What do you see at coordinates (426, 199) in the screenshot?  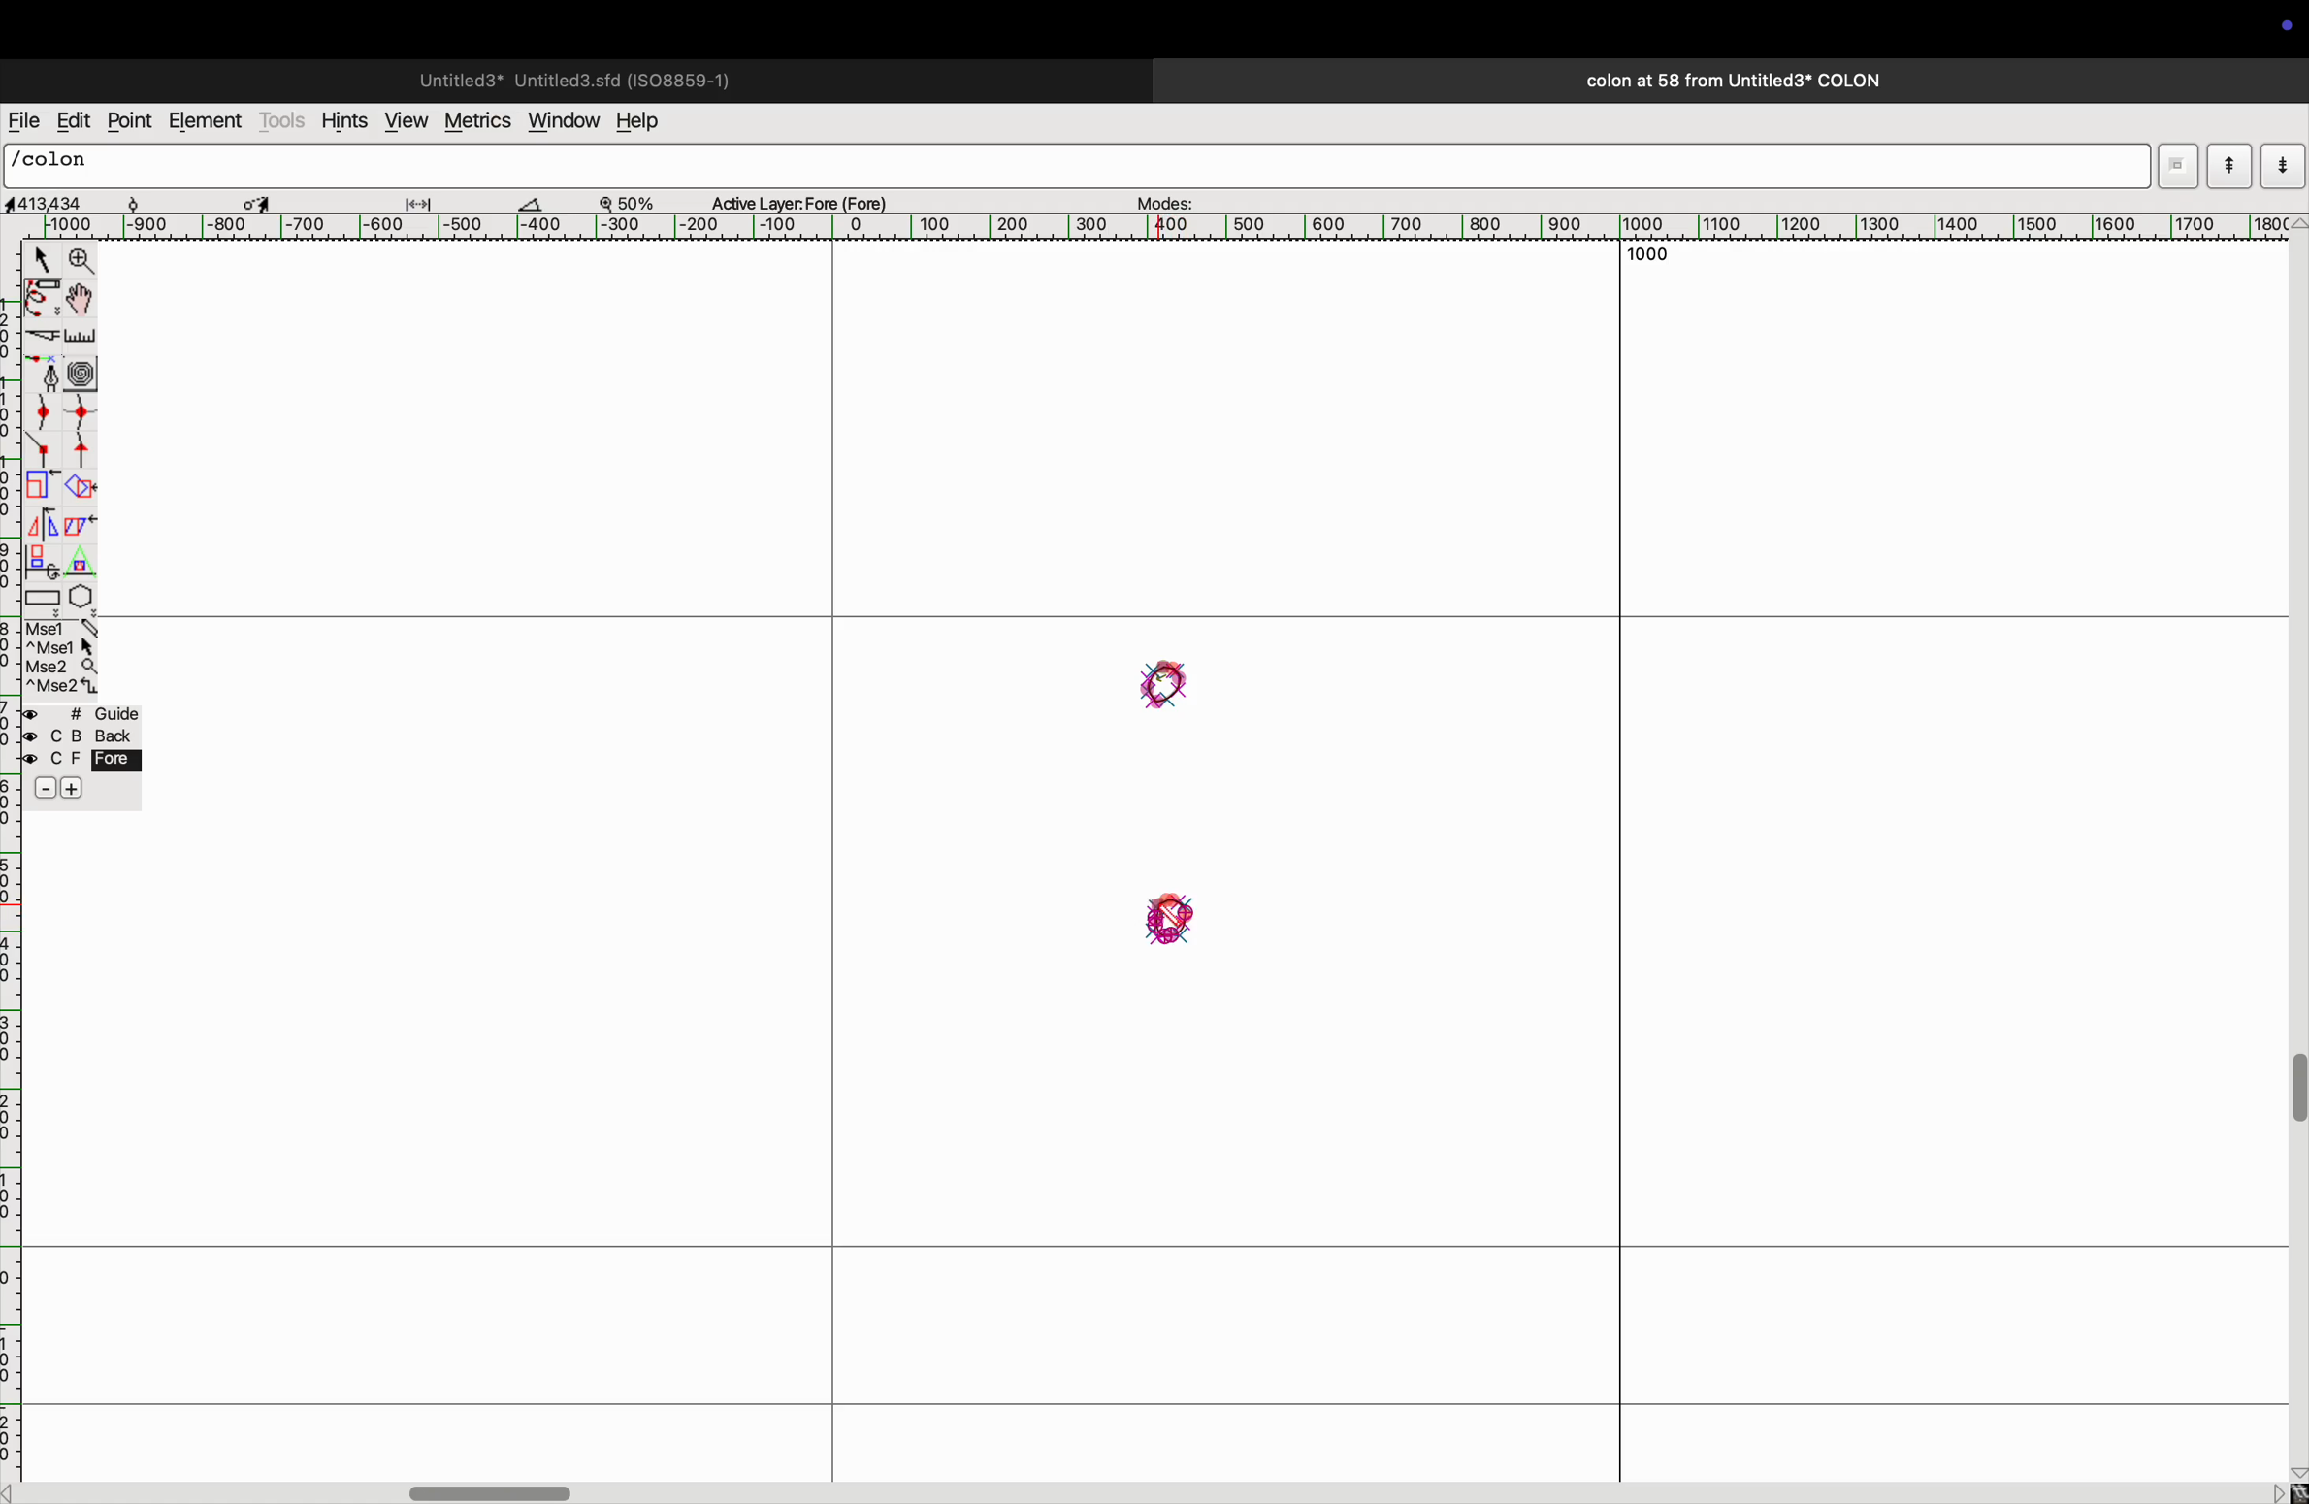 I see `adjust` at bounding box center [426, 199].